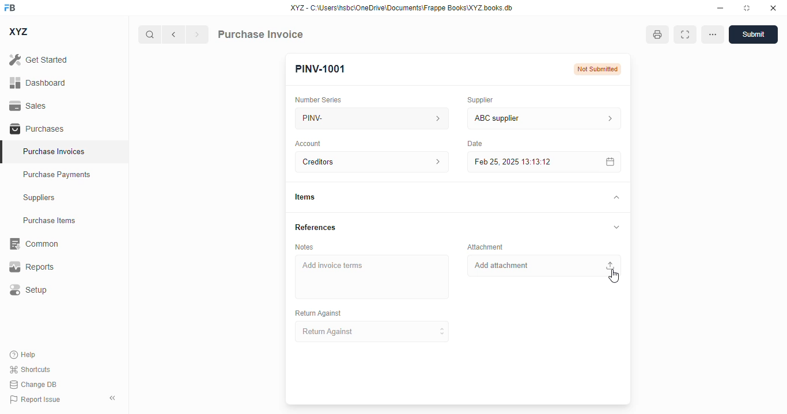  Describe the element at coordinates (746, 7) in the screenshot. I see `toggle maximize` at that location.